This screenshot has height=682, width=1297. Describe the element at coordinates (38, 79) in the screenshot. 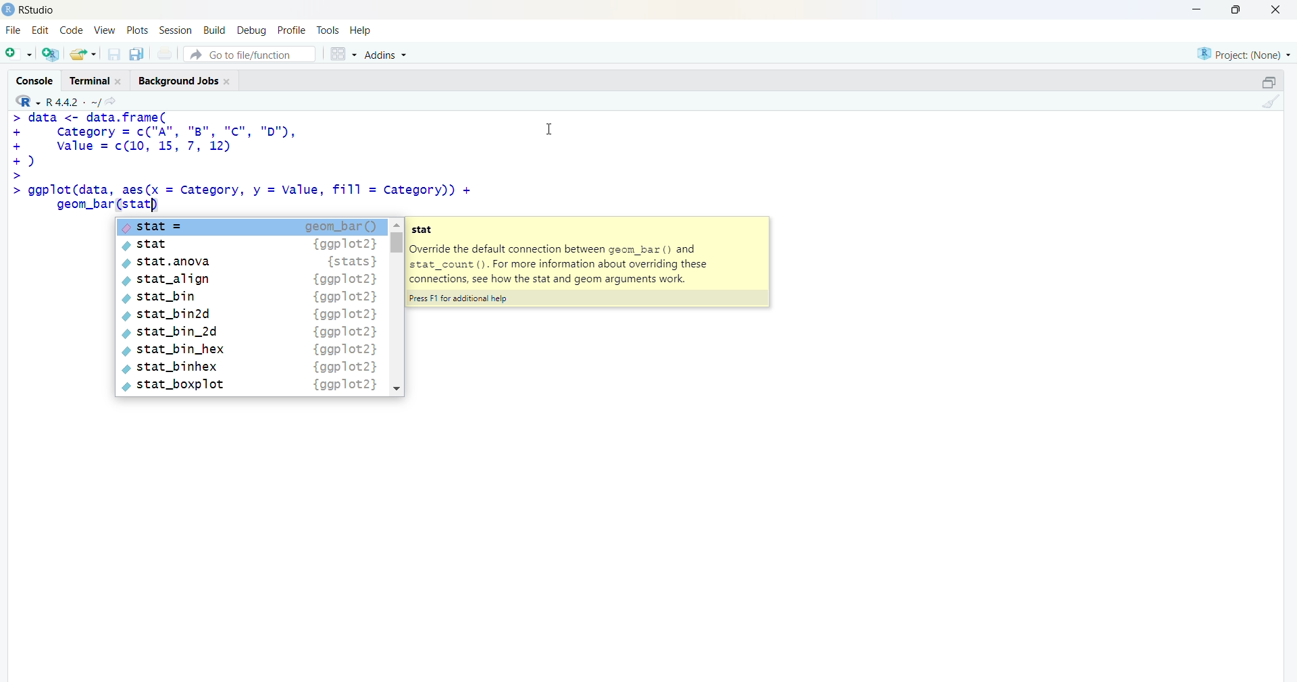

I see `Console` at that location.